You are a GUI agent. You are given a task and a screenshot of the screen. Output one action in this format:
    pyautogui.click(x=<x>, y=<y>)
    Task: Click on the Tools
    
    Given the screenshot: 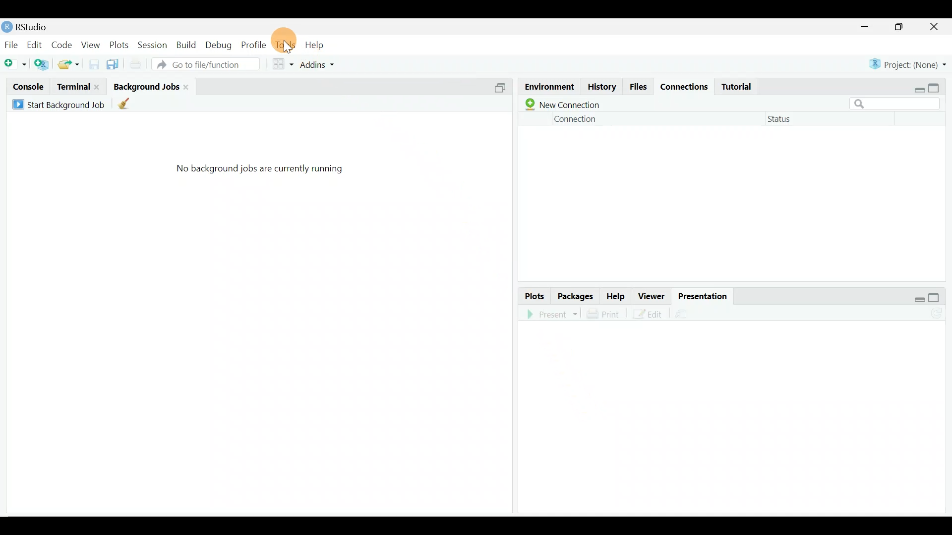 What is the action you would take?
    pyautogui.click(x=286, y=44)
    